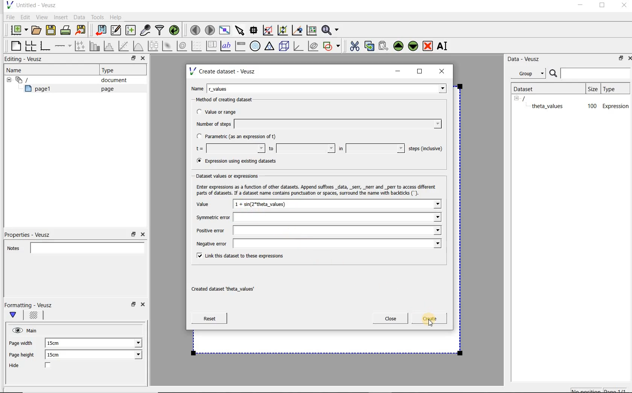 This screenshot has width=632, height=393. What do you see at coordinates (614, 88) in the screenshot?
I see `Type` at bounding box center [614, 88].